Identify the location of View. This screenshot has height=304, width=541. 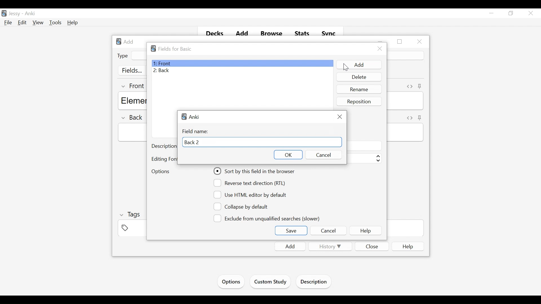
(38, 23).